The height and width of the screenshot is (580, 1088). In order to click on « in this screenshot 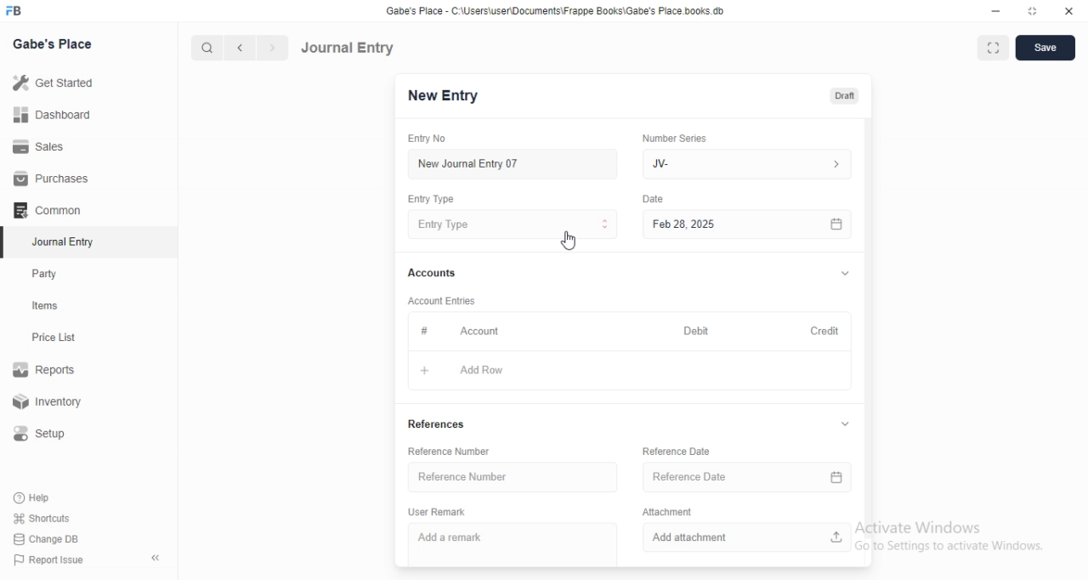, I will do `click(157, 559)`.